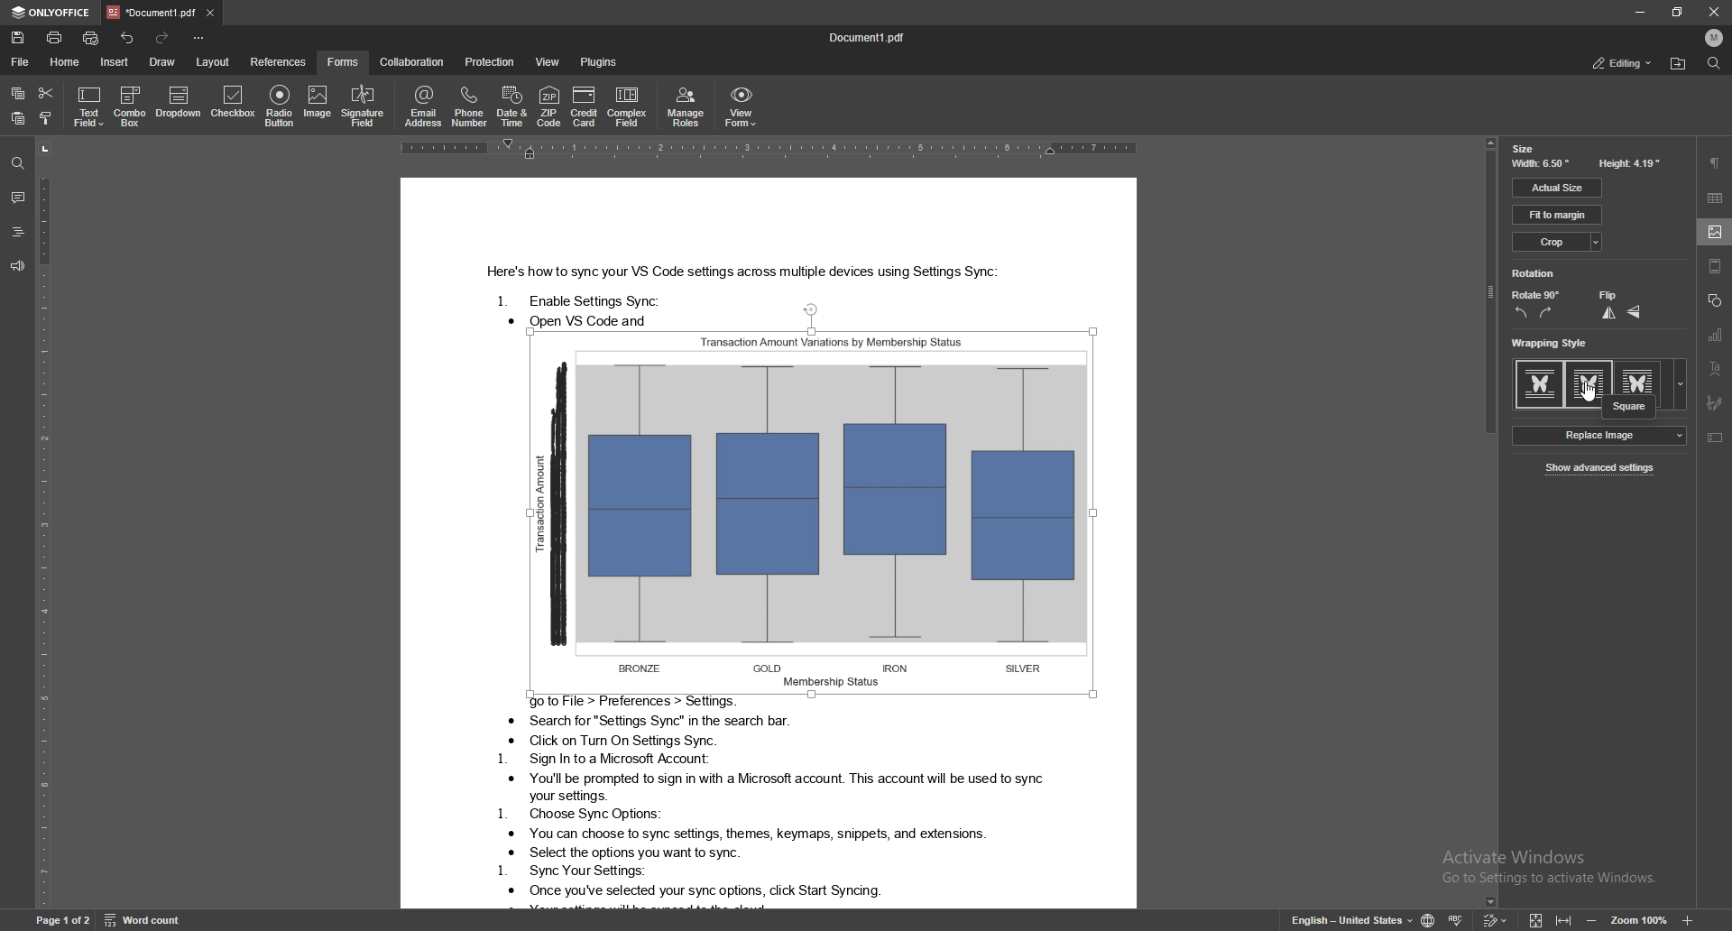 This screenshot has width=1732, height=931. Describe the element at coordinates (1715, 197) in the screenshot. I see `table` at that location.